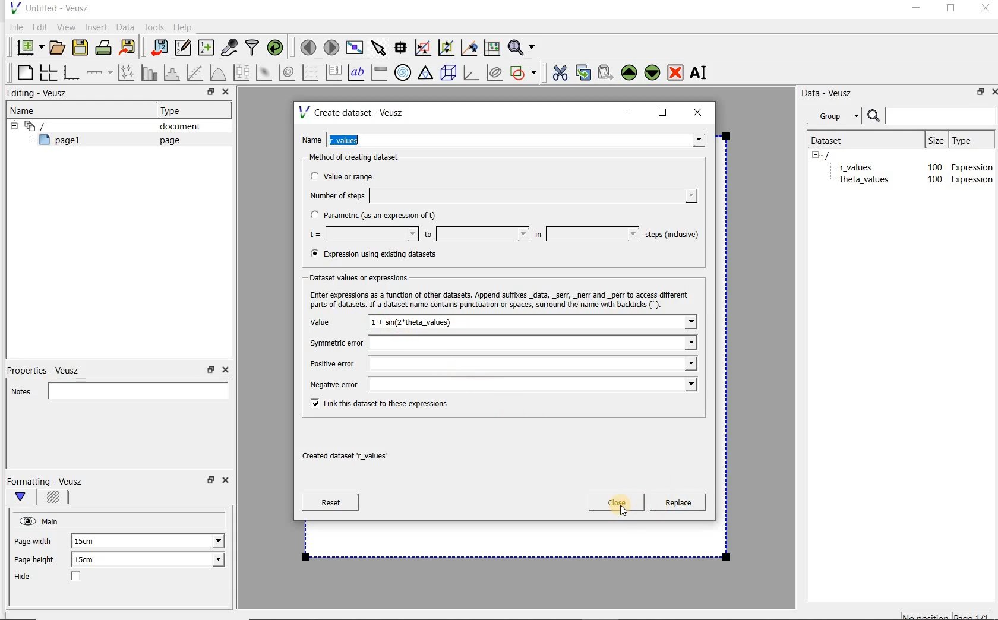  Describe the element at coordinates (128, 49) in the screenshot. I see `Export to graphics format` at that location.